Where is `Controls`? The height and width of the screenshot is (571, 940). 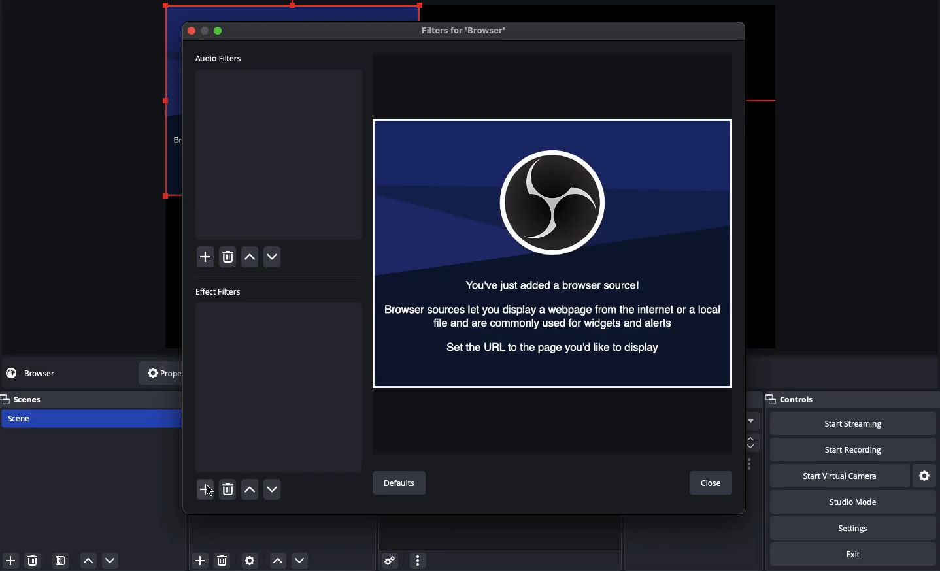
Controls is located at coordinates (851, 399).